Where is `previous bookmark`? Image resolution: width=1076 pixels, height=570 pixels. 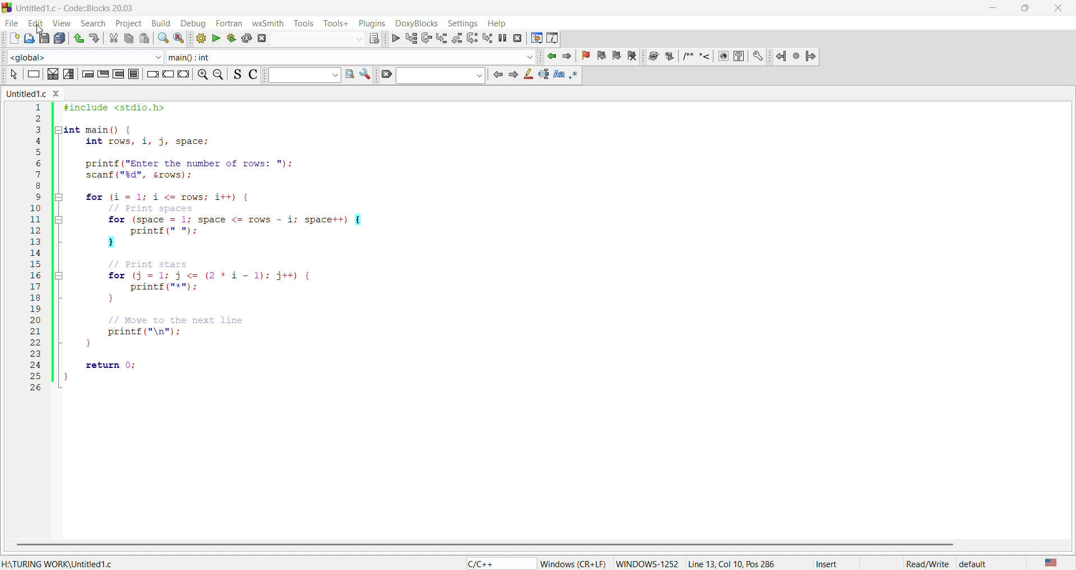 previous bookmark is located at coordinates (601, 57).